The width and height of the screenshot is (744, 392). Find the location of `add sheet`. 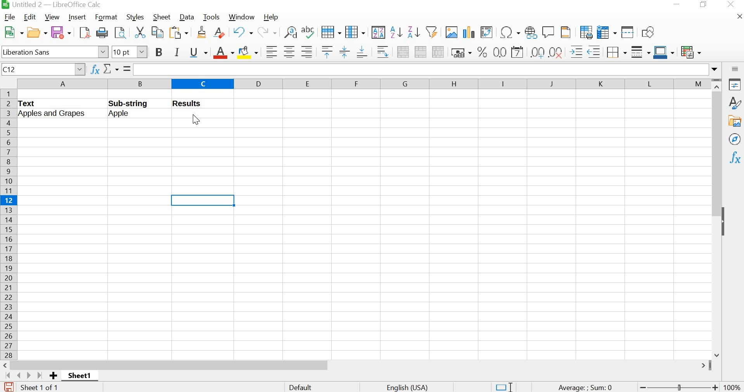

add sheet is located at coordinates (55, 376).